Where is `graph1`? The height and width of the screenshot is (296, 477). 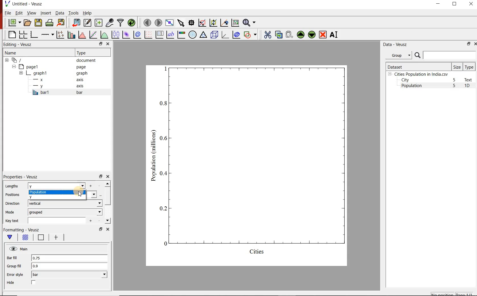
graph1 is located at coordinates (254, 164).